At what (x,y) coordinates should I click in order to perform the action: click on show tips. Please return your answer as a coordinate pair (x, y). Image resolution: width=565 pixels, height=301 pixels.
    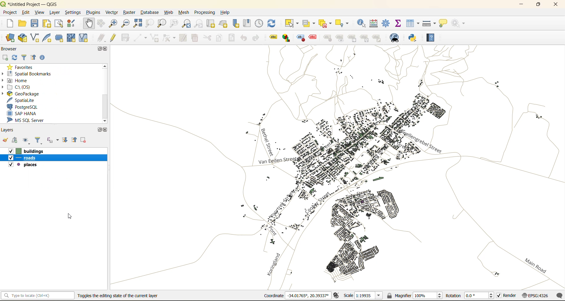
    Looking at the image, I should click on (444, 23).